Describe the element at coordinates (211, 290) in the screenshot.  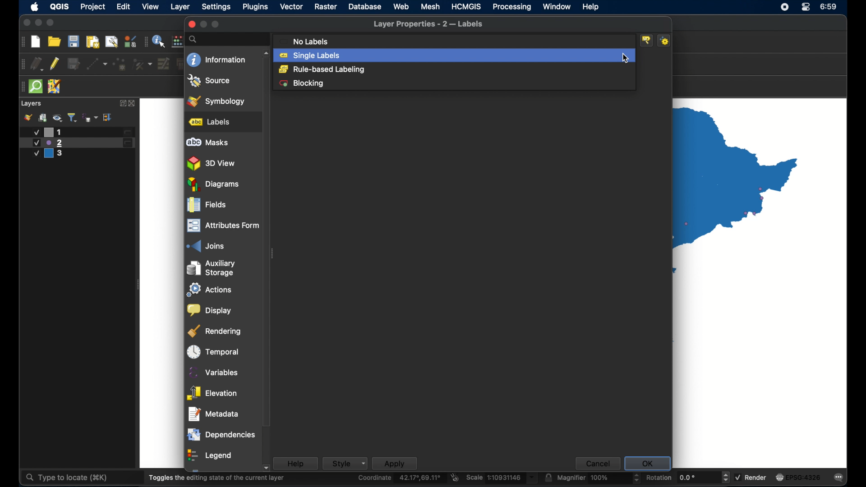
I see `actions` at that location.